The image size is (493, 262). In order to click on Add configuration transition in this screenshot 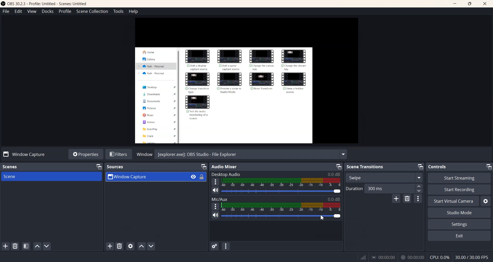, I will do `click(396, 199)`.